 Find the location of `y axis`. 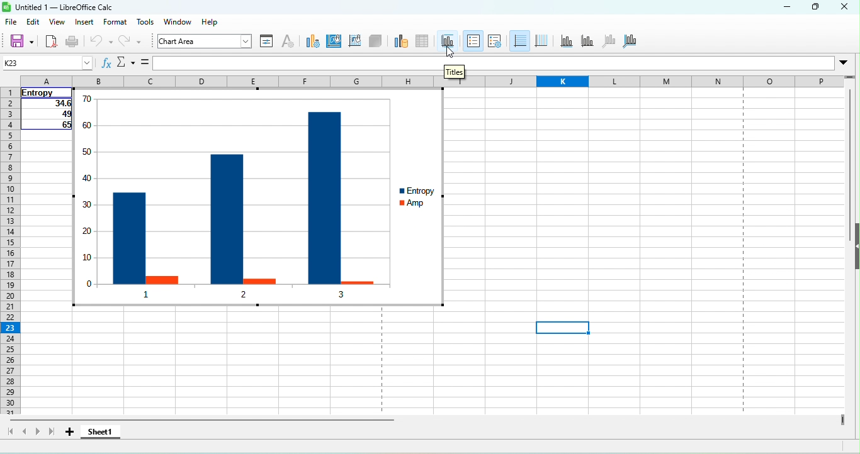

y axis is located at coordinates (586, 41).